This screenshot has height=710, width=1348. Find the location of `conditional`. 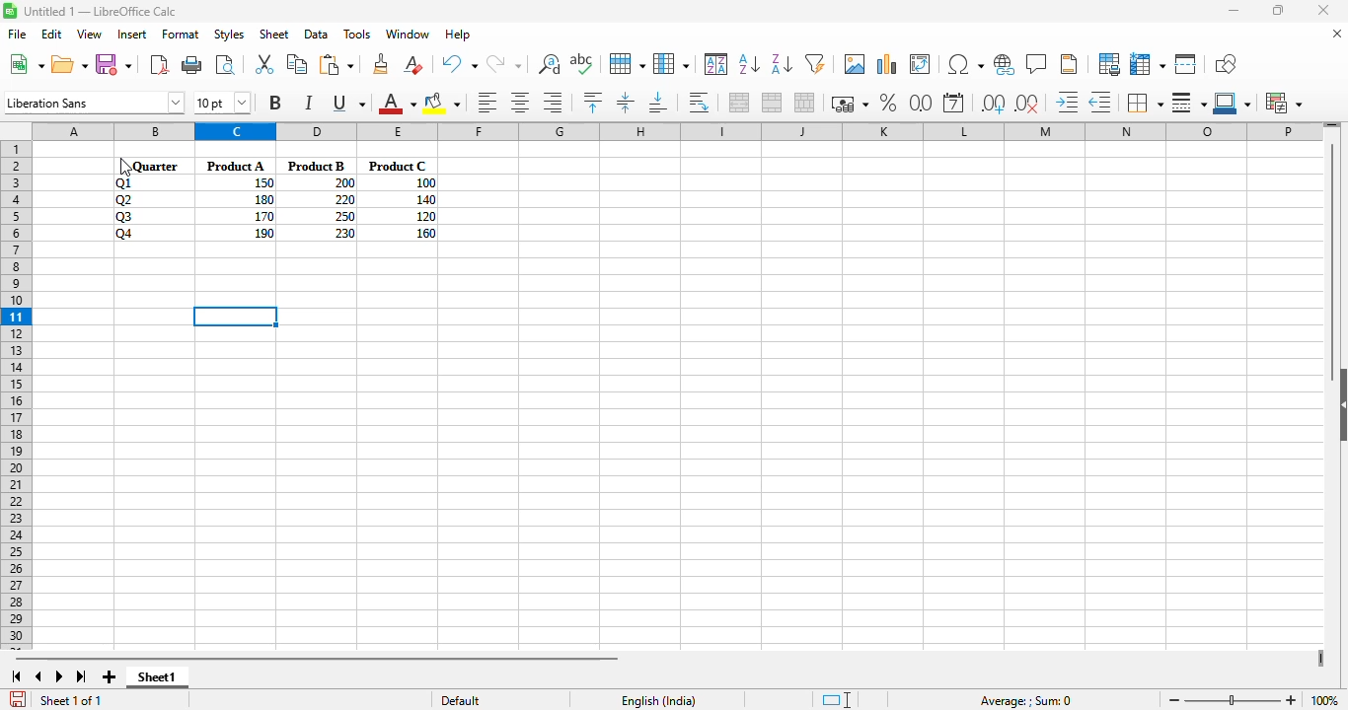

conditional is located at coordinates (1283, 103).